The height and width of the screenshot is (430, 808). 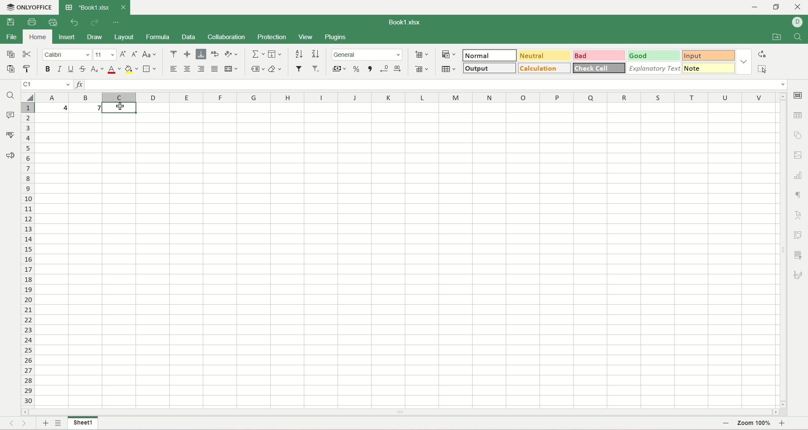 I want to click on normal, so click(x=489, y=55).